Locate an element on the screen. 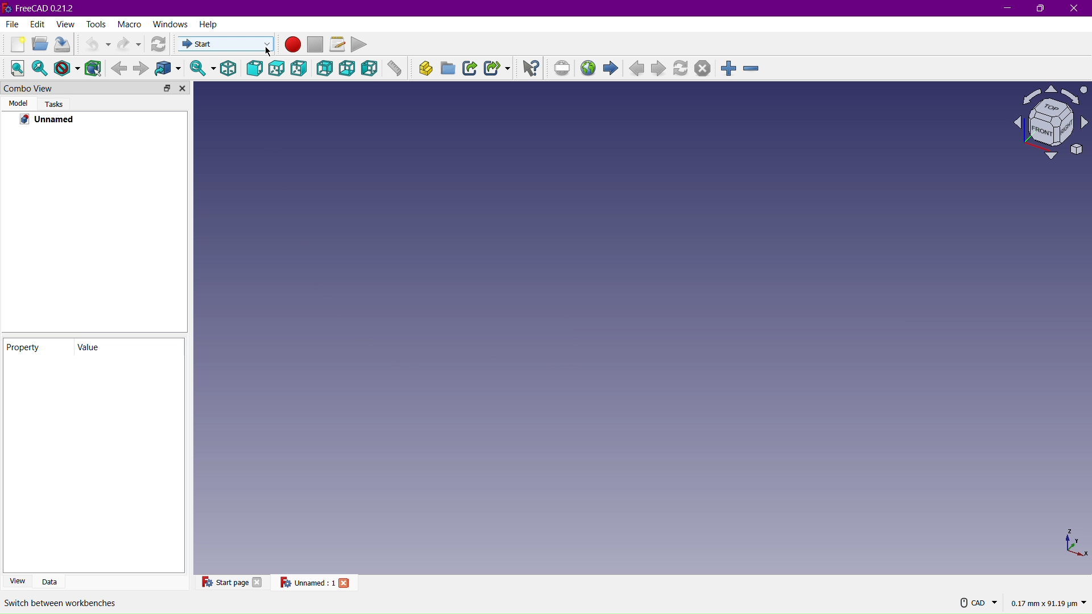  Refresh is located at coordinates (160, 44).